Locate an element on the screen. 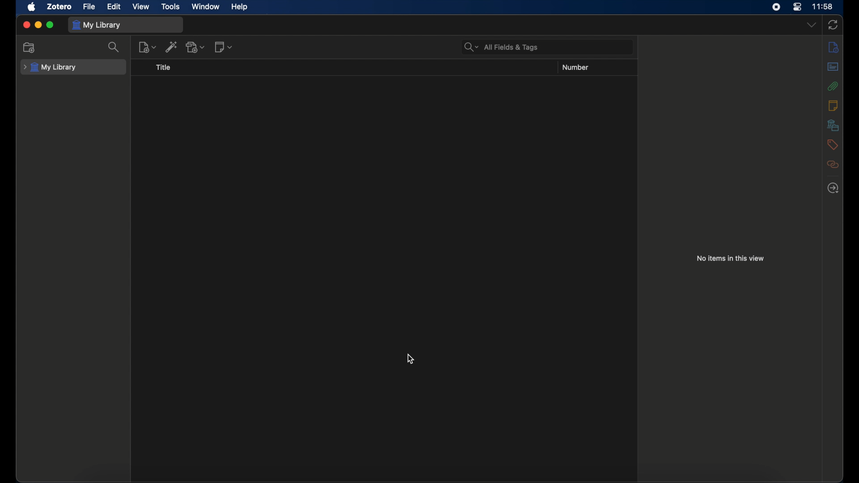  zotero is located at coordinates (59, 6).